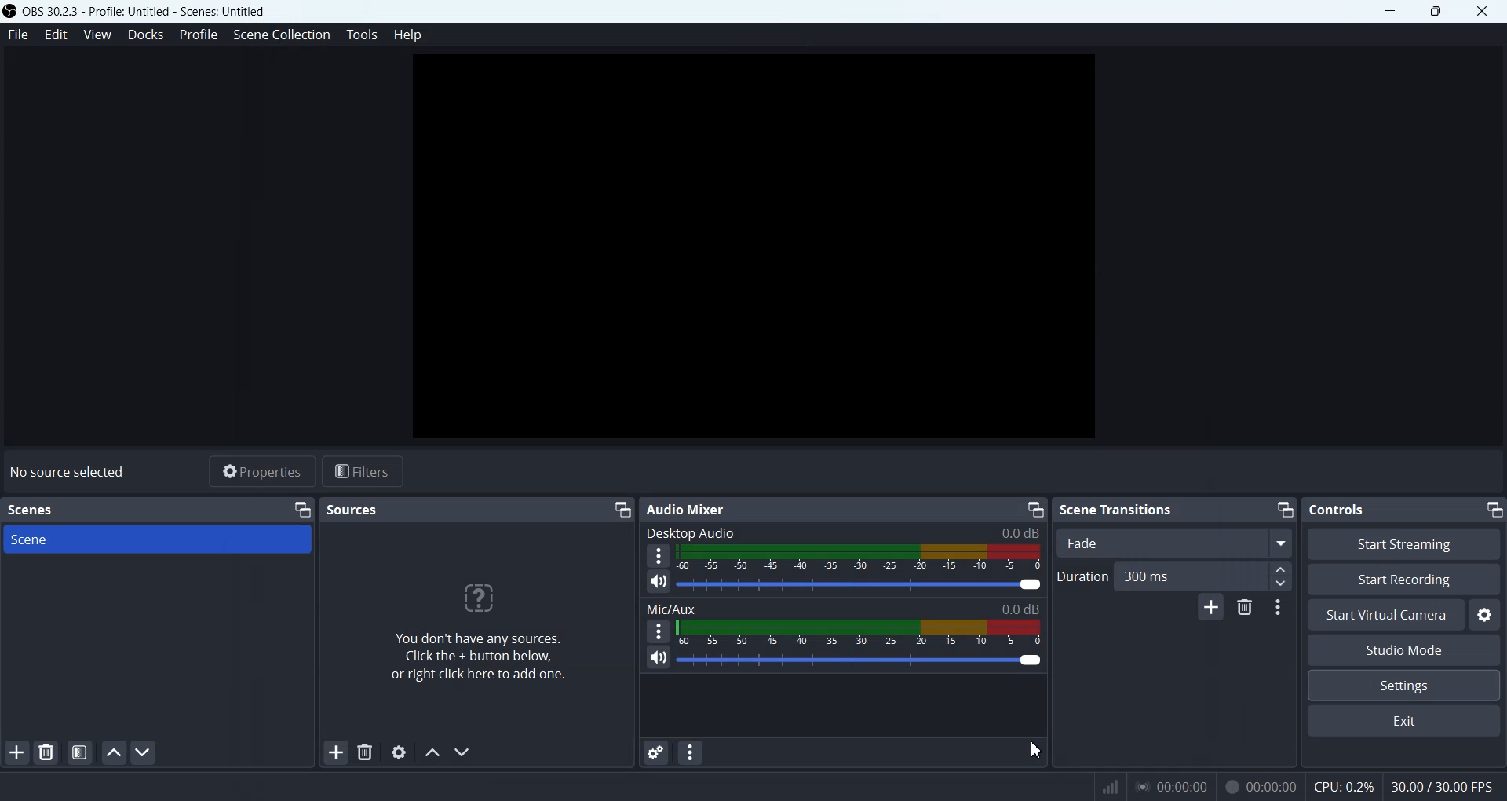 The image size is (1507, 801). I want to click on Settings, so click(1404, 686).